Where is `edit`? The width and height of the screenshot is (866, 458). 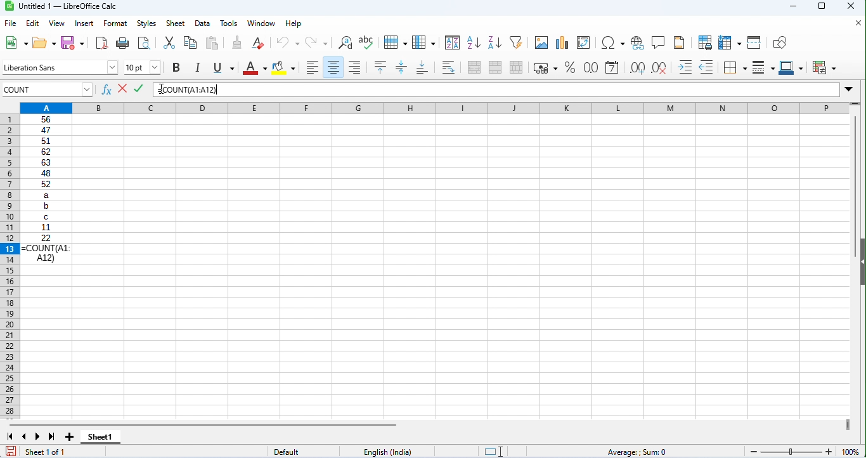
edit is located at coordinates (32, 23).